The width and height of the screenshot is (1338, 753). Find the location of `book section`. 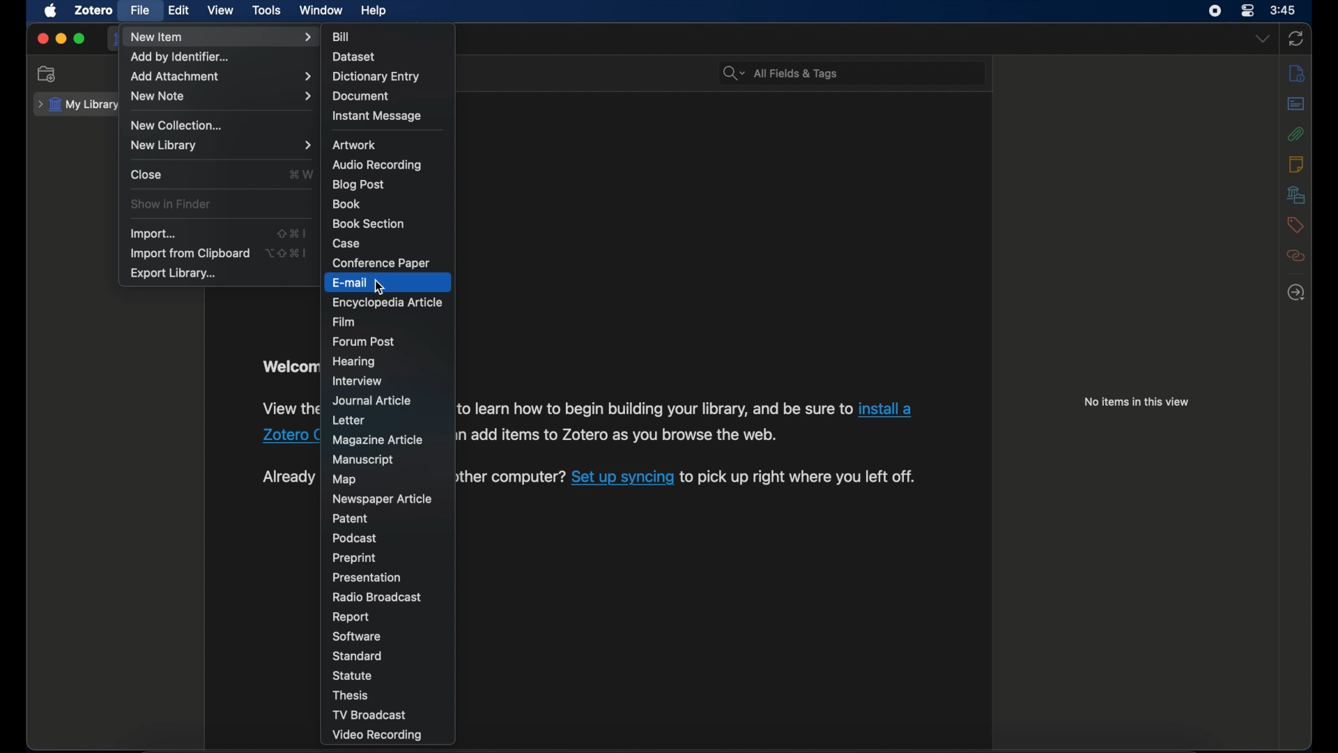

book section is located at coordinates (369, 223).